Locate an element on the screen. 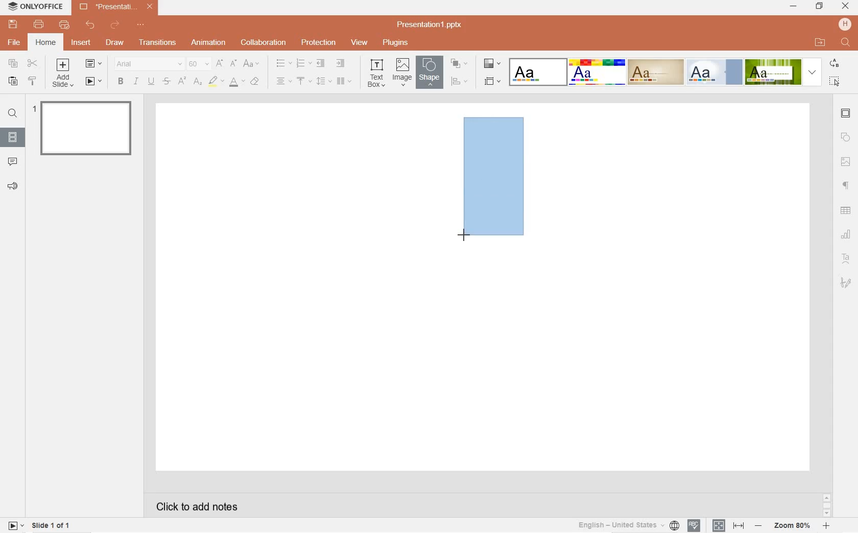 This screenshot has height=533, width=858. click to add notes is located at coordinates (193, 505).